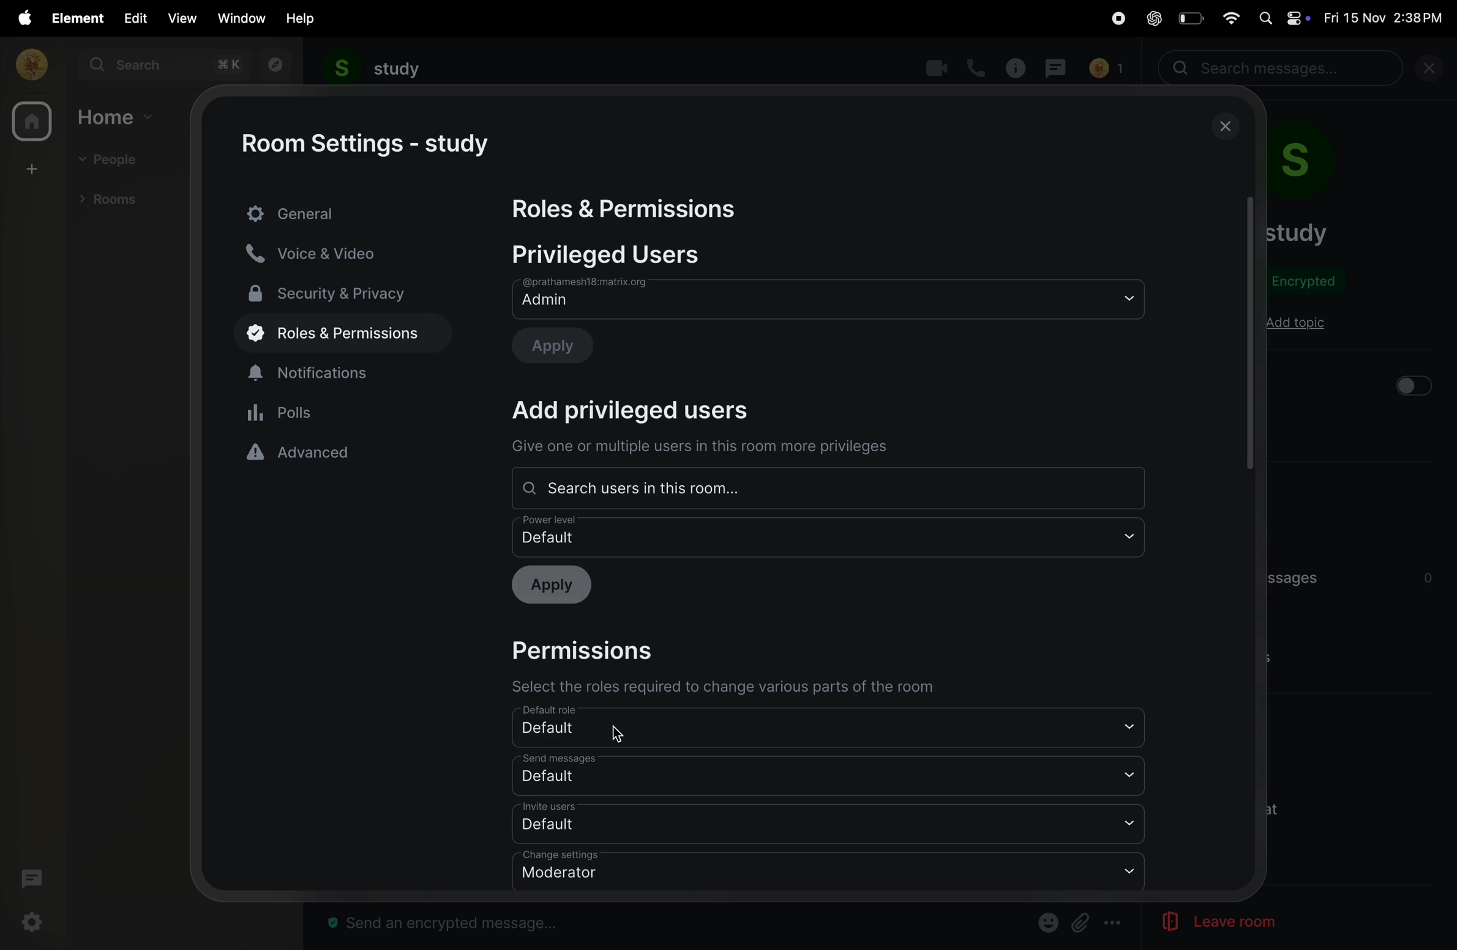 Image resolution: width=1457 pixels, height=950 pixels. Describe the element at coordinates (373, 69) in the screenshot. I see `room name` at that location.